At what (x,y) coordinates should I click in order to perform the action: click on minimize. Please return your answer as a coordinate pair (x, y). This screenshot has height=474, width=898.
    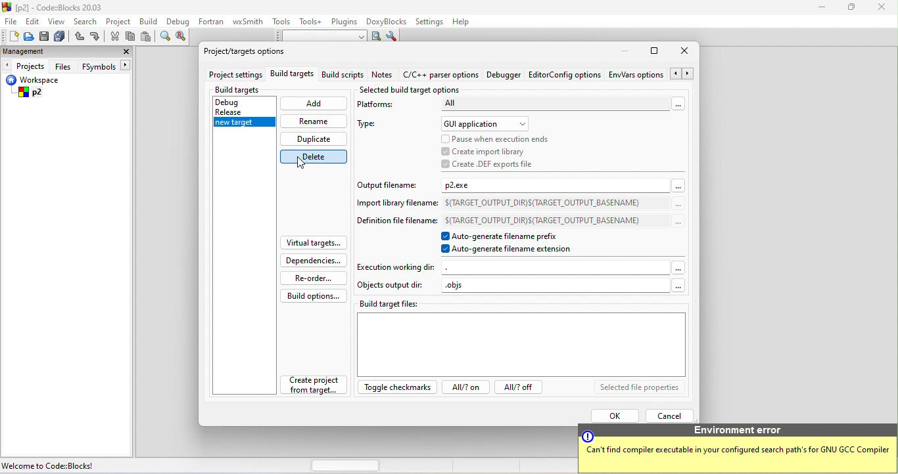
    Looking at the image, I should click on (628, 51).